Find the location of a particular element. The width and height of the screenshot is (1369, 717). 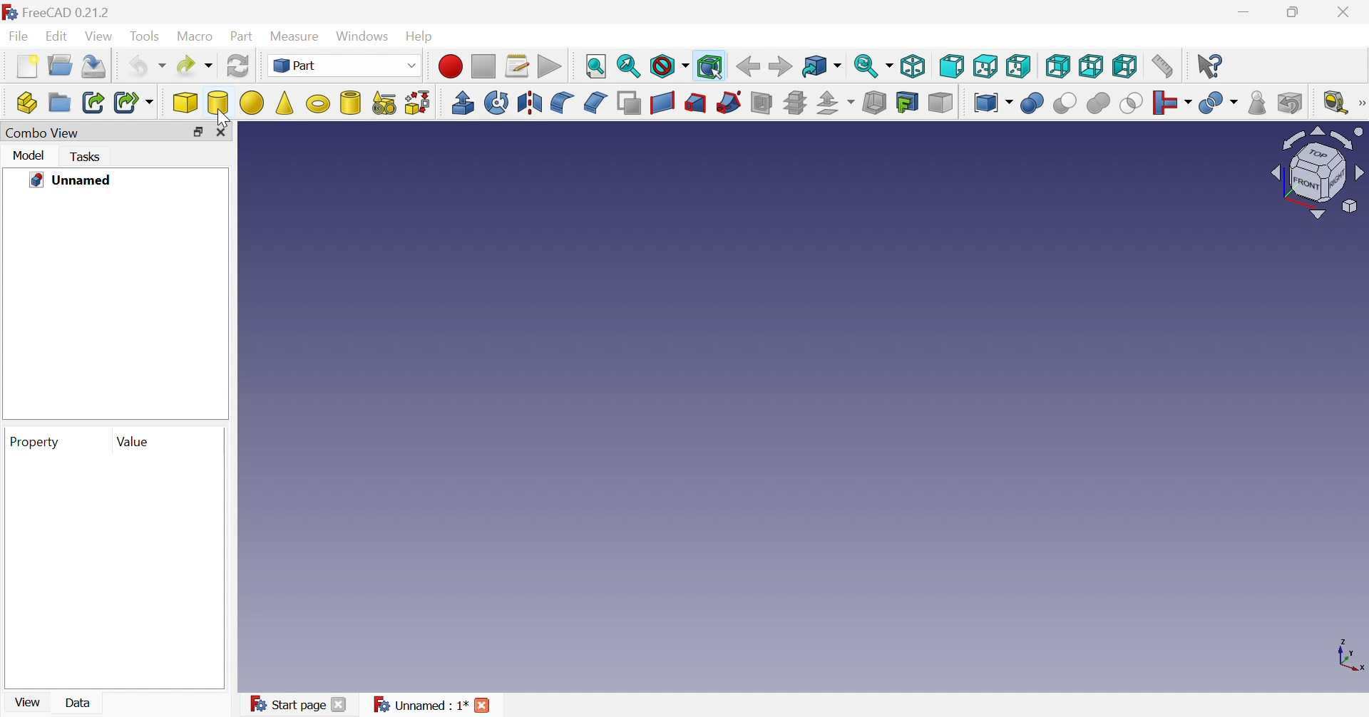

Fillet is located at coordinates (561, 103).